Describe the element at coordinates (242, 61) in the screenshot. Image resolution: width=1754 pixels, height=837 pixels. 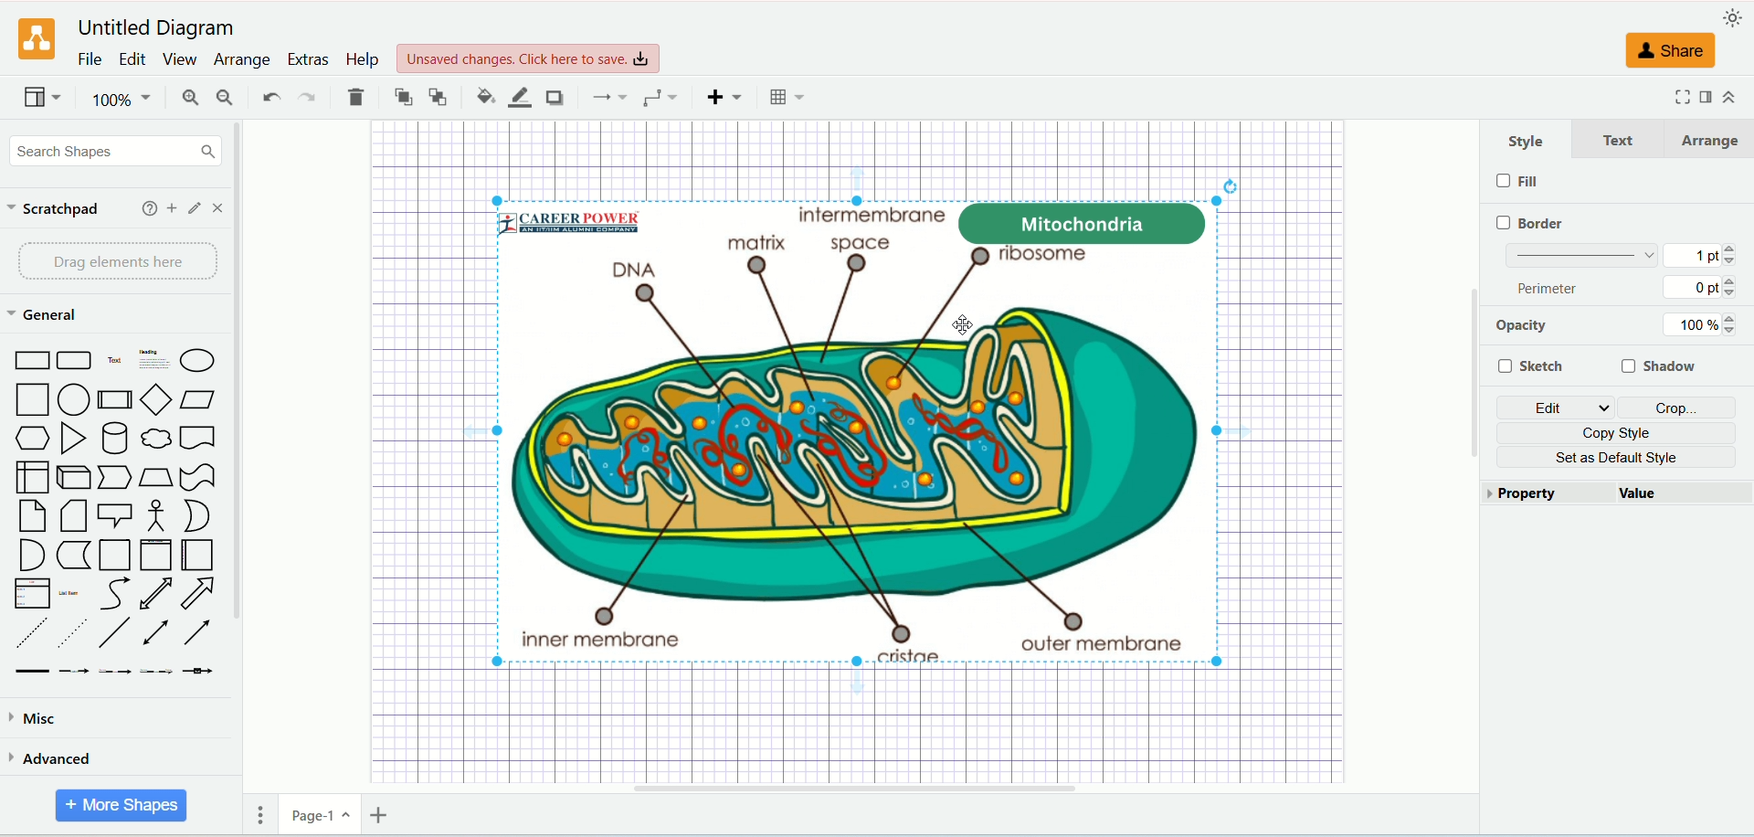
I see `arrange` at that location.